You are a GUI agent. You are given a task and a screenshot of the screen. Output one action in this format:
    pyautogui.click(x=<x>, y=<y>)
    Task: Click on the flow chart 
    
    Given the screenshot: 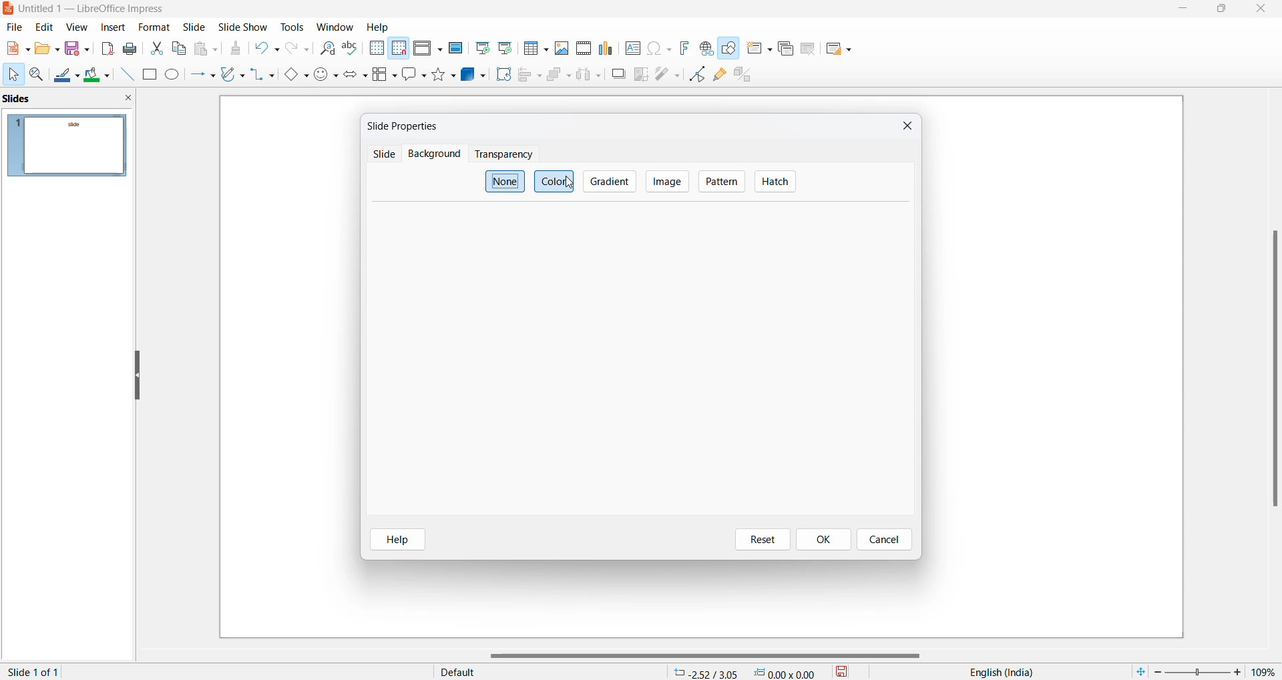 What is the action you would take?
    pyautogui.click(x=385, y=74)
    